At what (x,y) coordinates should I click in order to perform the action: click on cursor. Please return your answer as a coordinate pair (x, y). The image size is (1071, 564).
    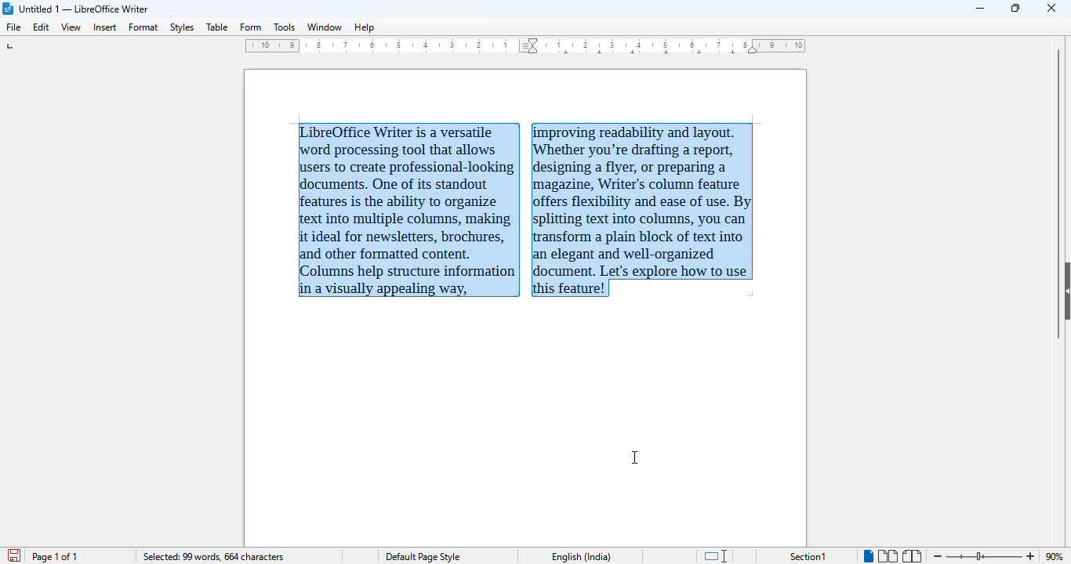
    Looking at the image, I should click on (635, 457).